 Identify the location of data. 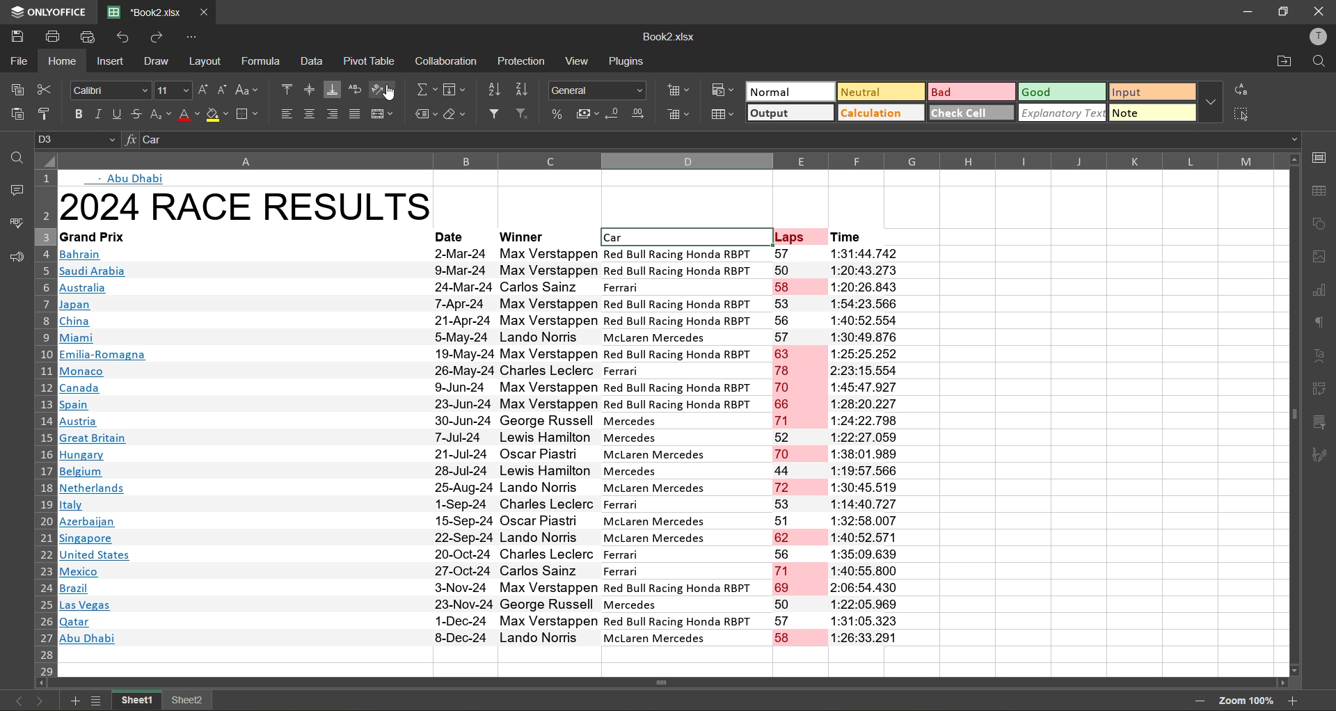
(315, 63).